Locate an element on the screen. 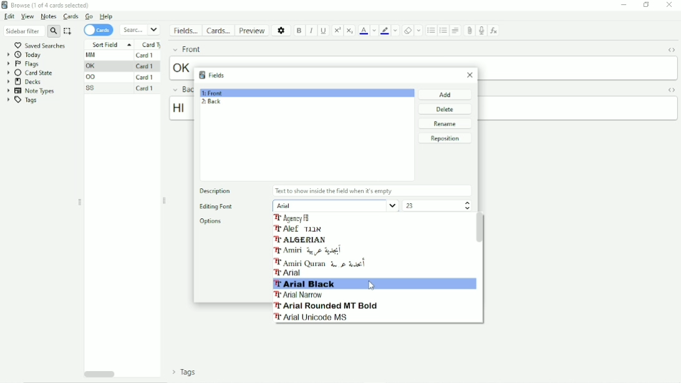  2: Back is located at coordinates (213, 102).